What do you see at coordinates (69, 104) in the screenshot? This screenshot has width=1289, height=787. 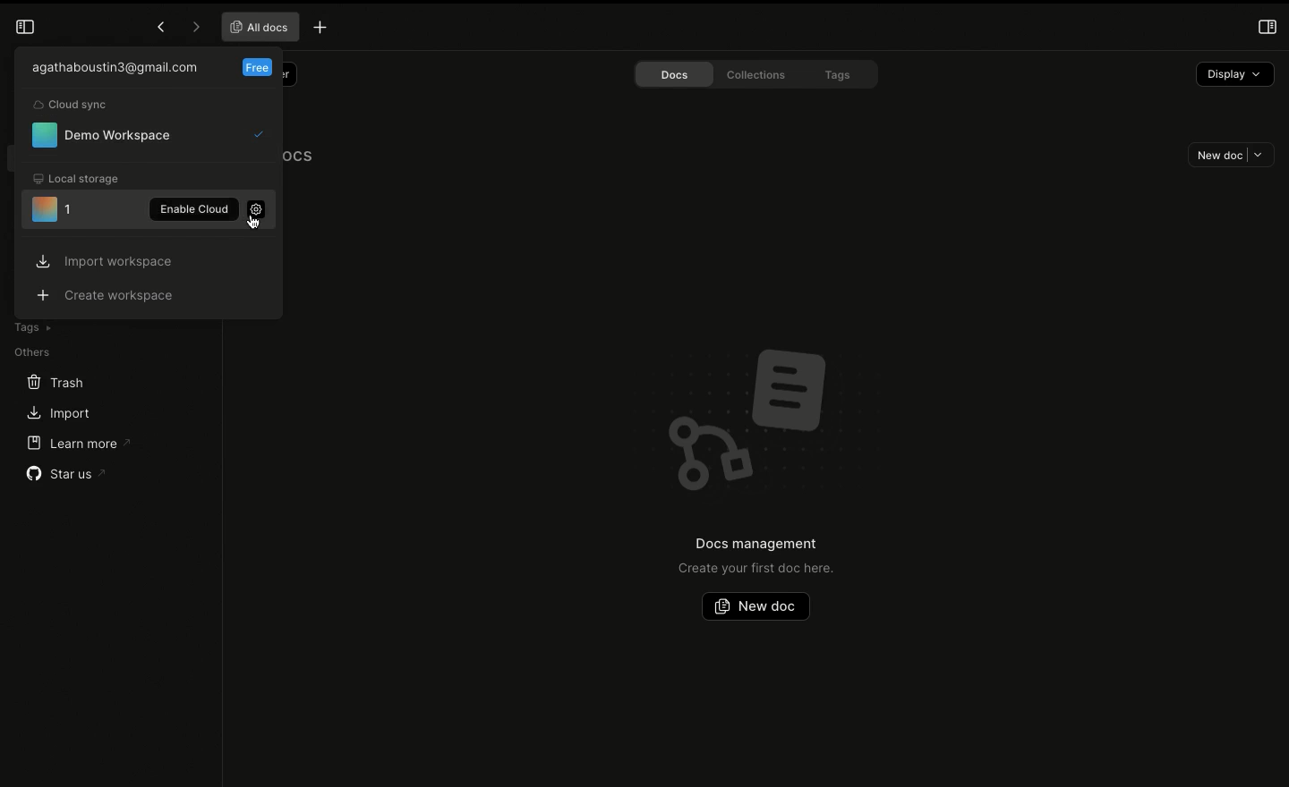 I see `Cloud sync` at bounding box center [69, 104].